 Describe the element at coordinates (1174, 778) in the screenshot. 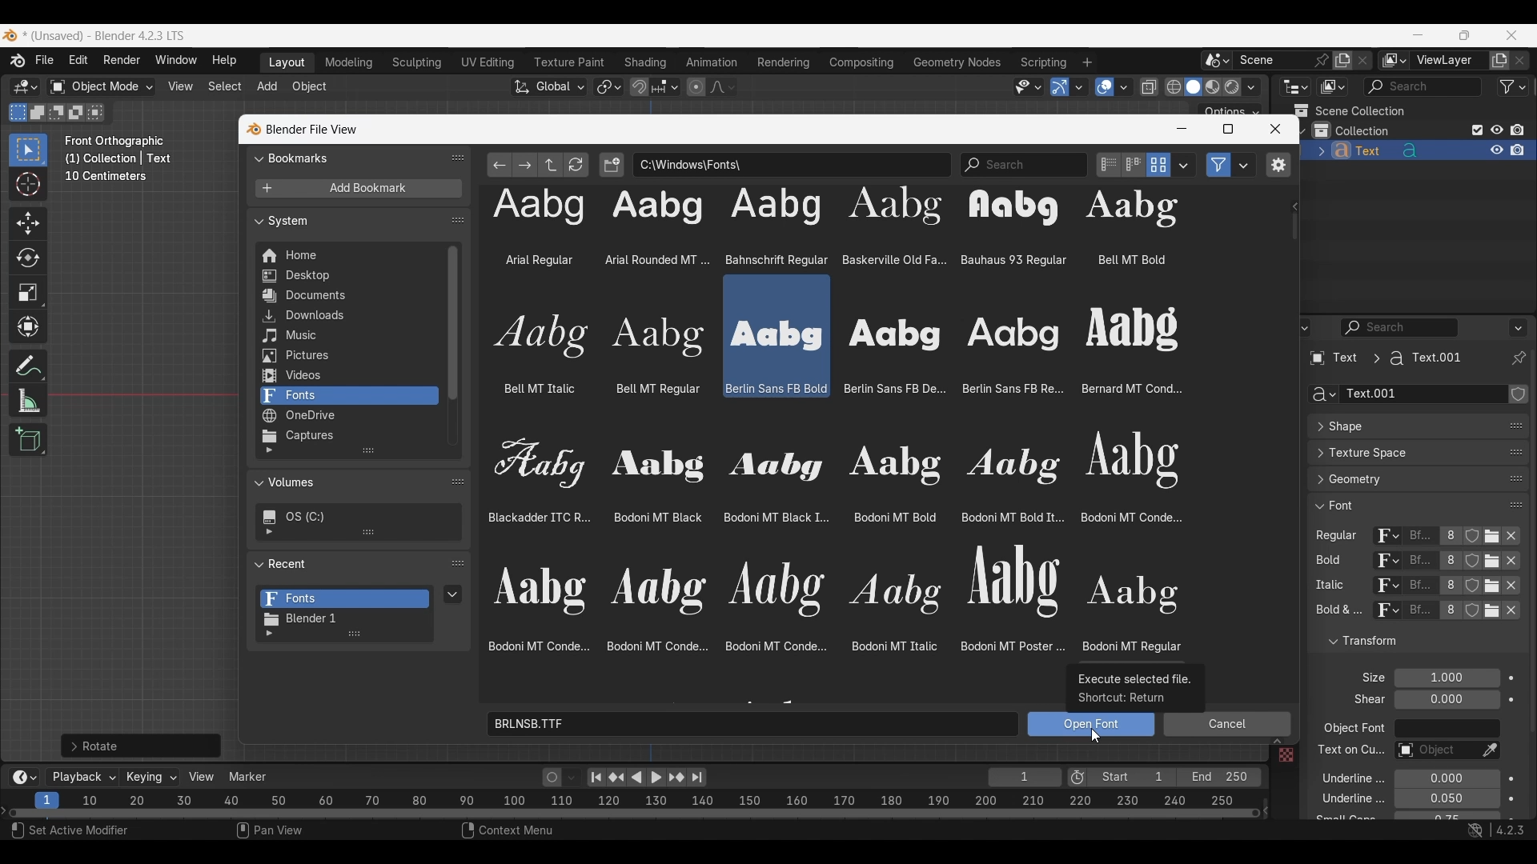

I see `Final frame of the playback rendering range` at that location.